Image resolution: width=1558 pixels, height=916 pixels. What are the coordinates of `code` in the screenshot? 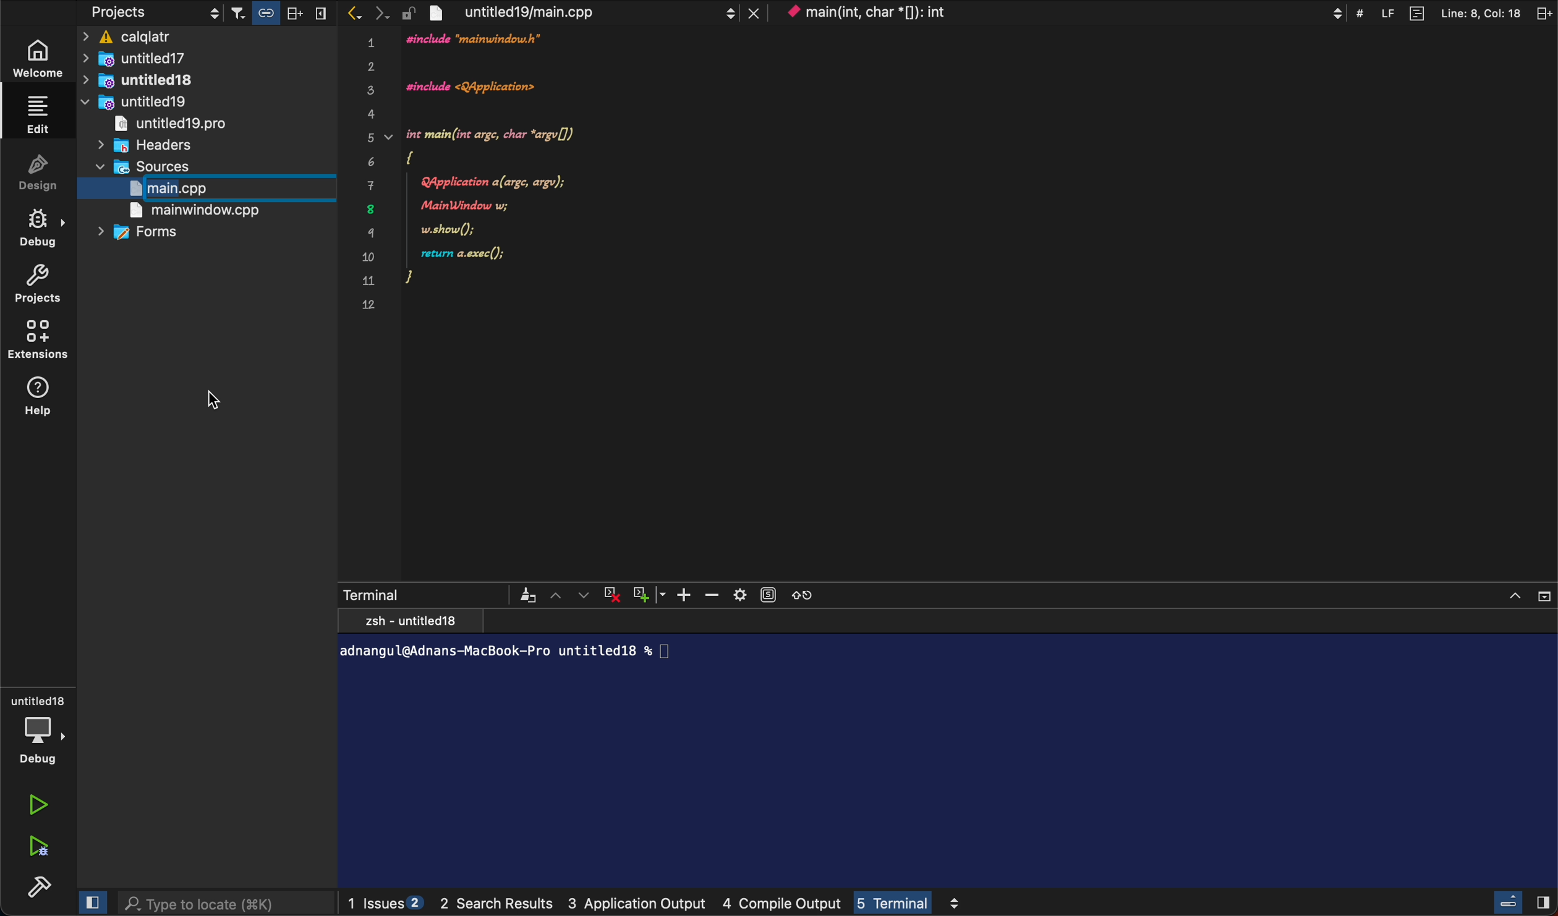 It's located at (511, 174).